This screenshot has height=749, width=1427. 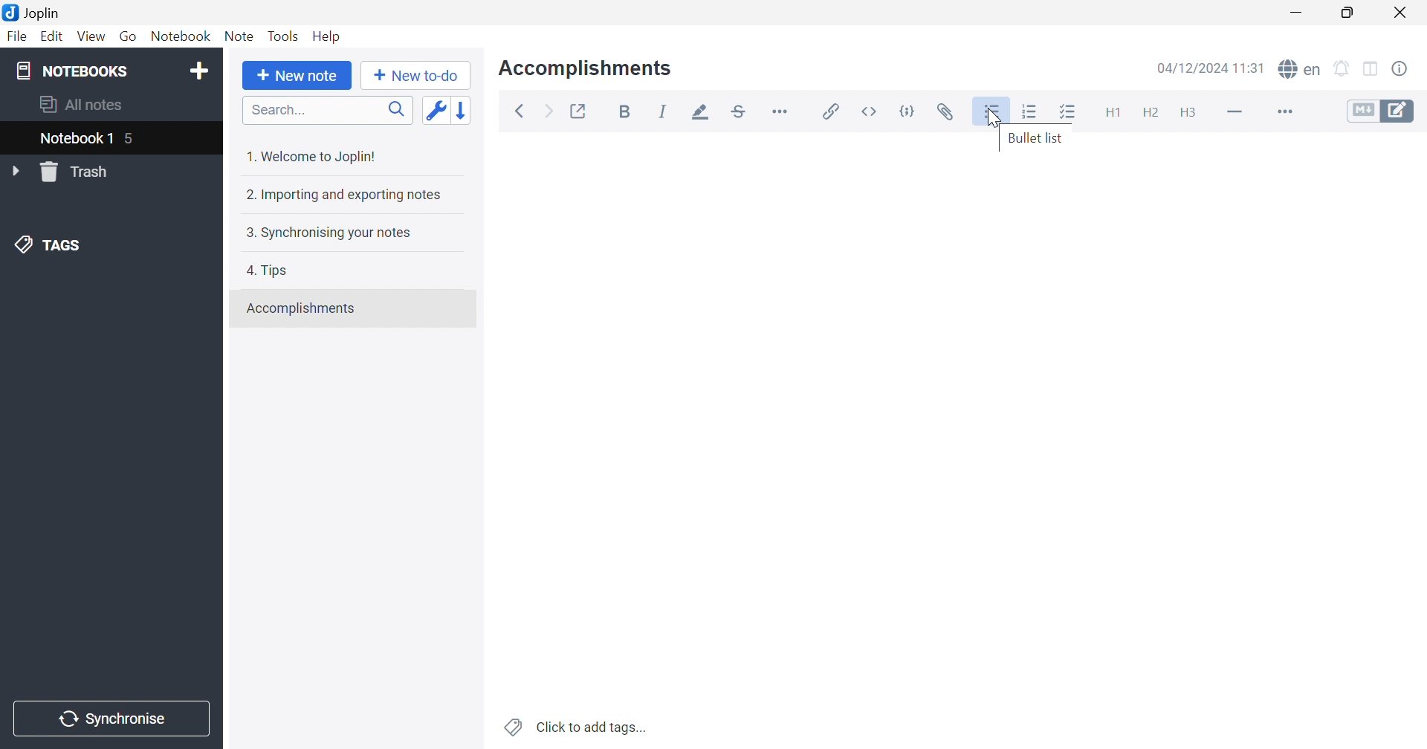 What do you see at coordinates (130, 37) in the screenshot?
I see `Go` at bounding box center [130, 37].